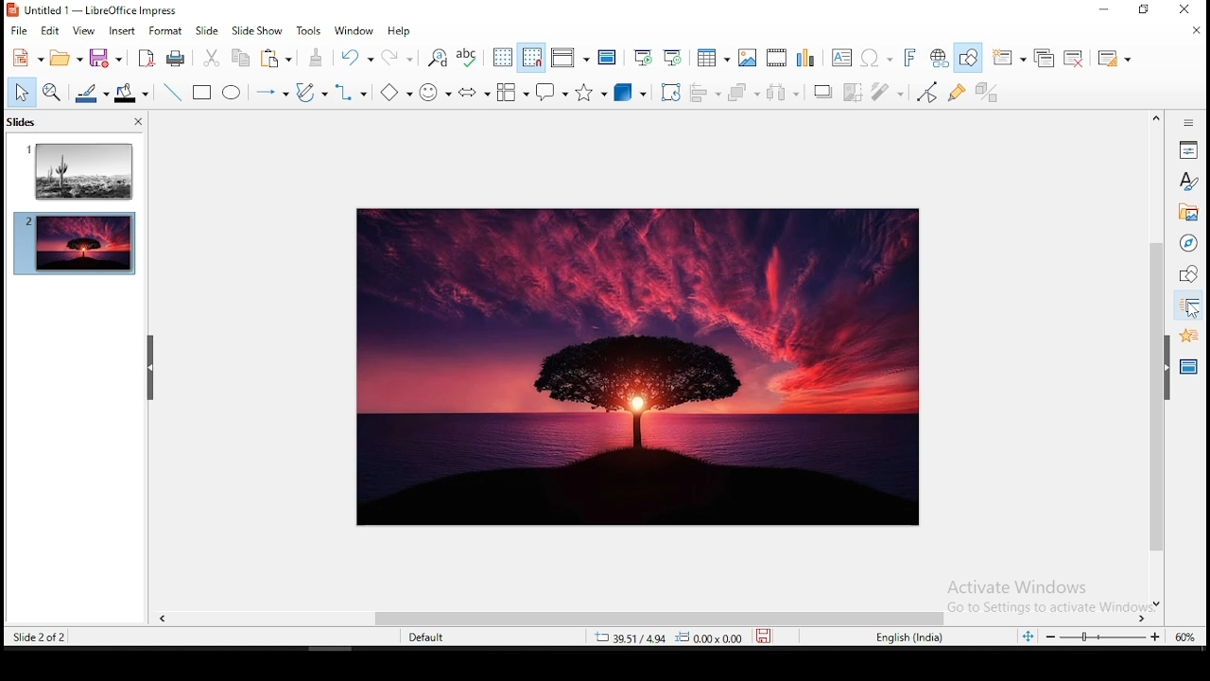 The image size is (1210, 681). Describe the element at coordinates (608, 55) in the screenshot. I see `master slide` at that location.